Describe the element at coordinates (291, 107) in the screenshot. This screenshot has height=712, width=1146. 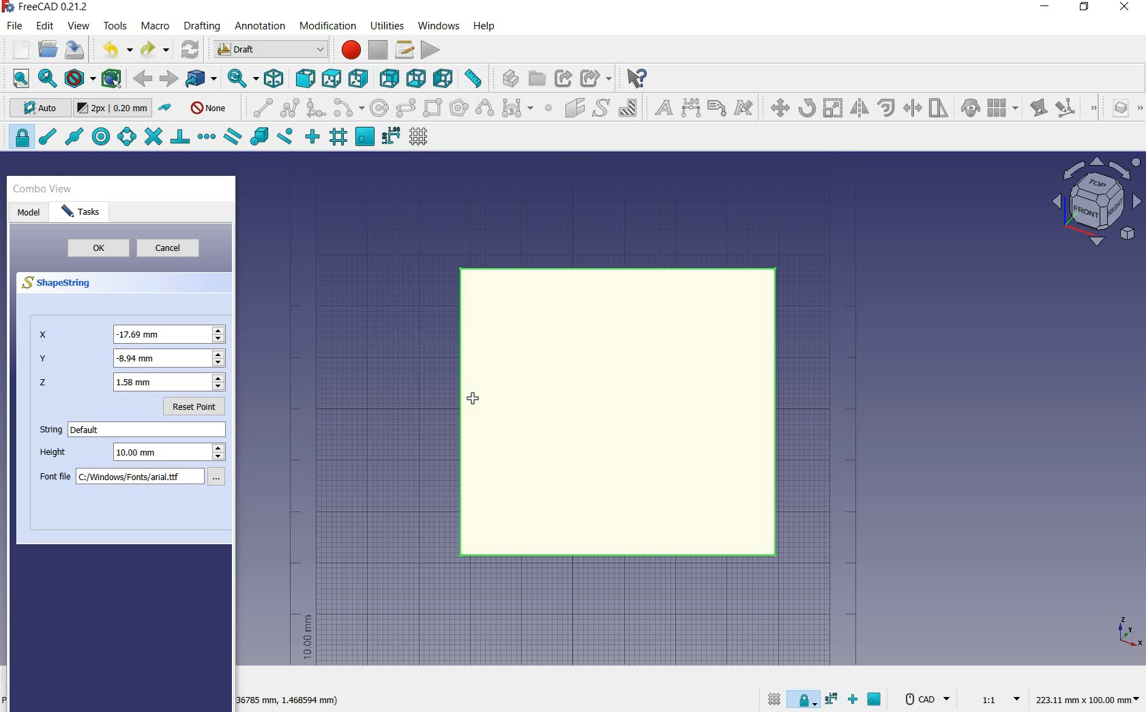
I see `polyline` at that location.